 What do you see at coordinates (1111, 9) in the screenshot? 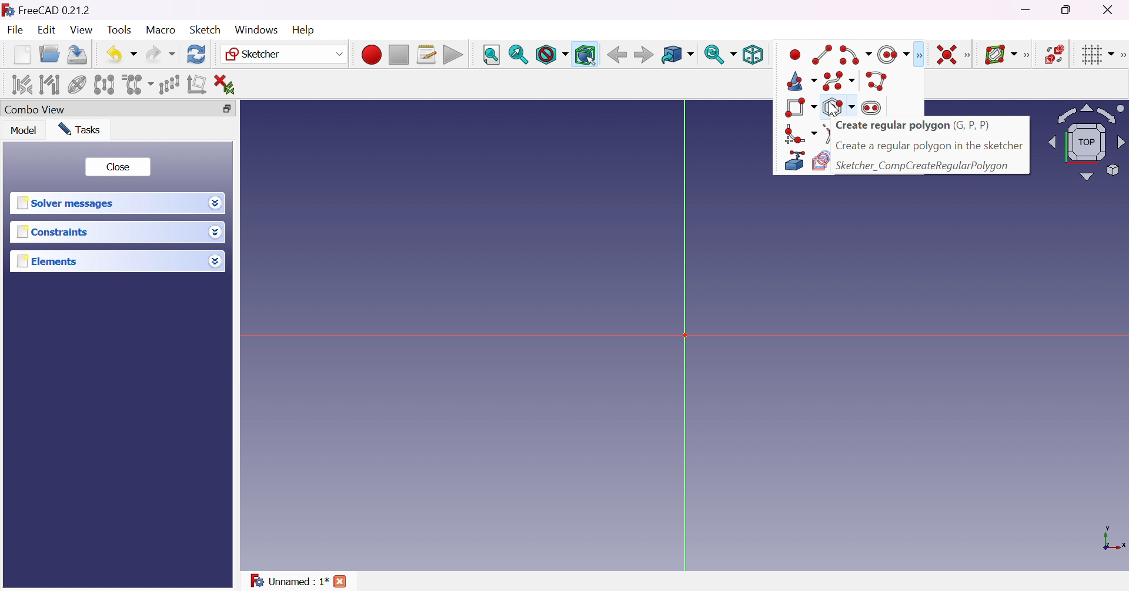
I see `Close` at bounding box center [1111, 9].